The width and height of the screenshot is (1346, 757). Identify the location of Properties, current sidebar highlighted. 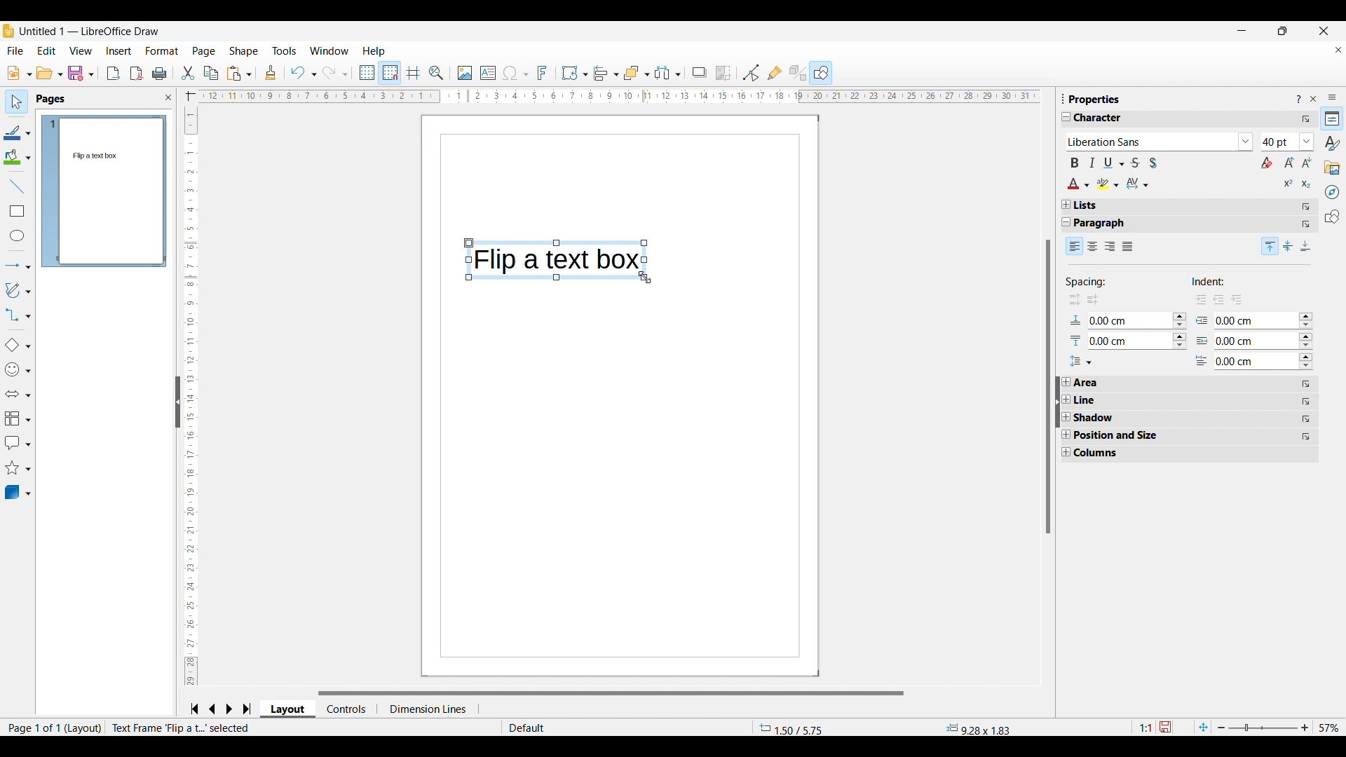
(1331, 118).